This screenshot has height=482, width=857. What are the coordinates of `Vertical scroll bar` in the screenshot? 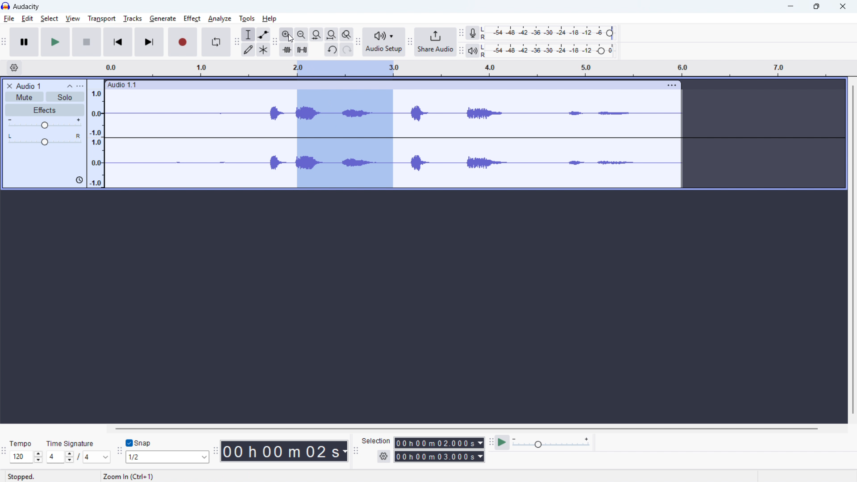 It's located at (852, 256).